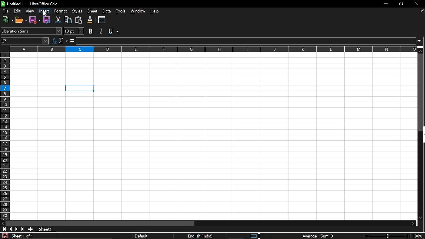 The width and height of the screenshot is (425, 239). I want to click on Close document, so click(422, 11).